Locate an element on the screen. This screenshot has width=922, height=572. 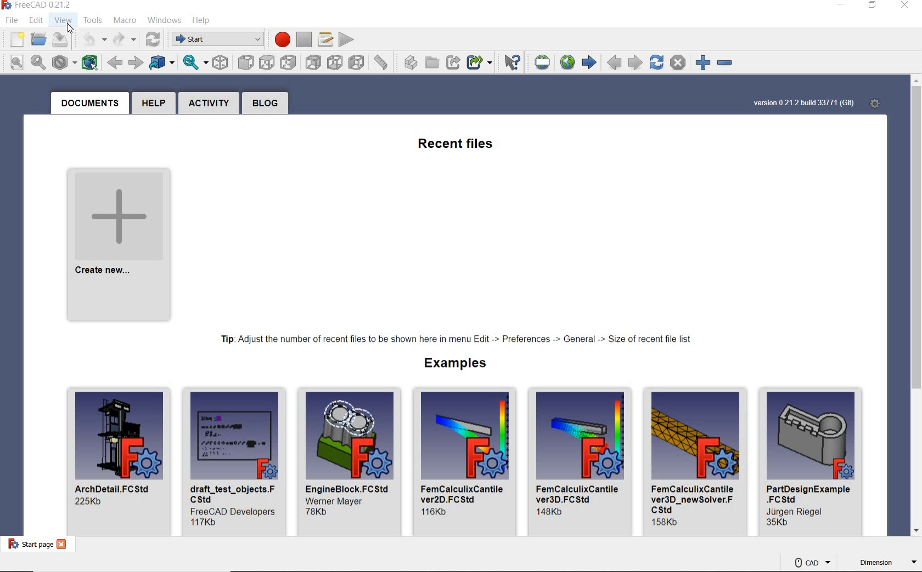
back is located at coordinates (116, 64).